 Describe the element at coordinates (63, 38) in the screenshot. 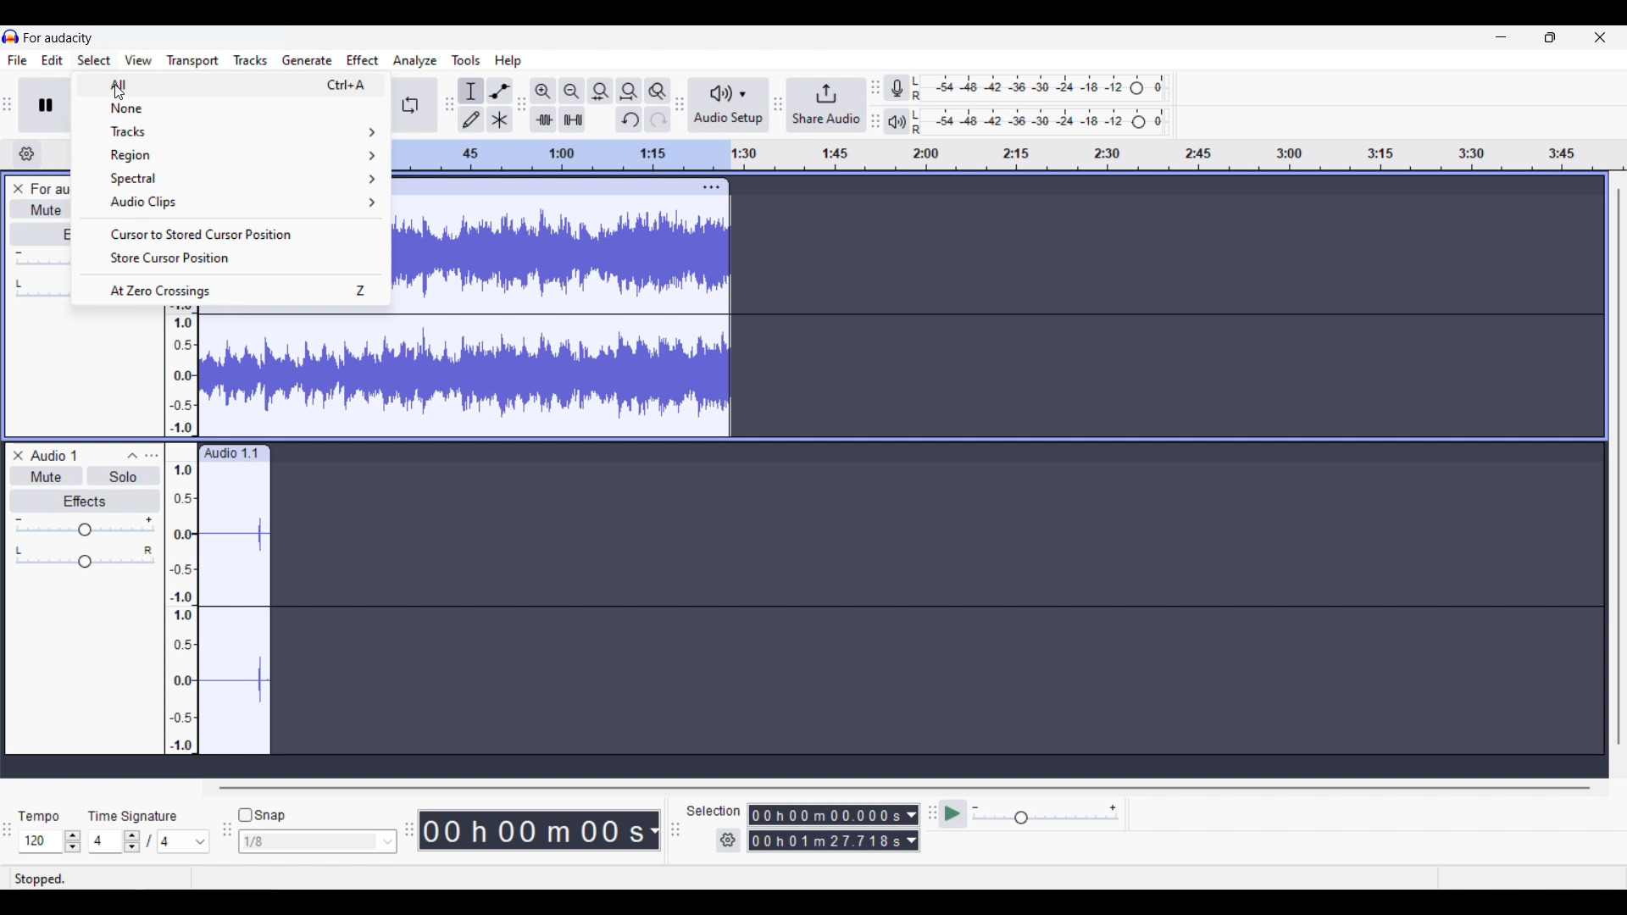

I see `for audacity` at that location.